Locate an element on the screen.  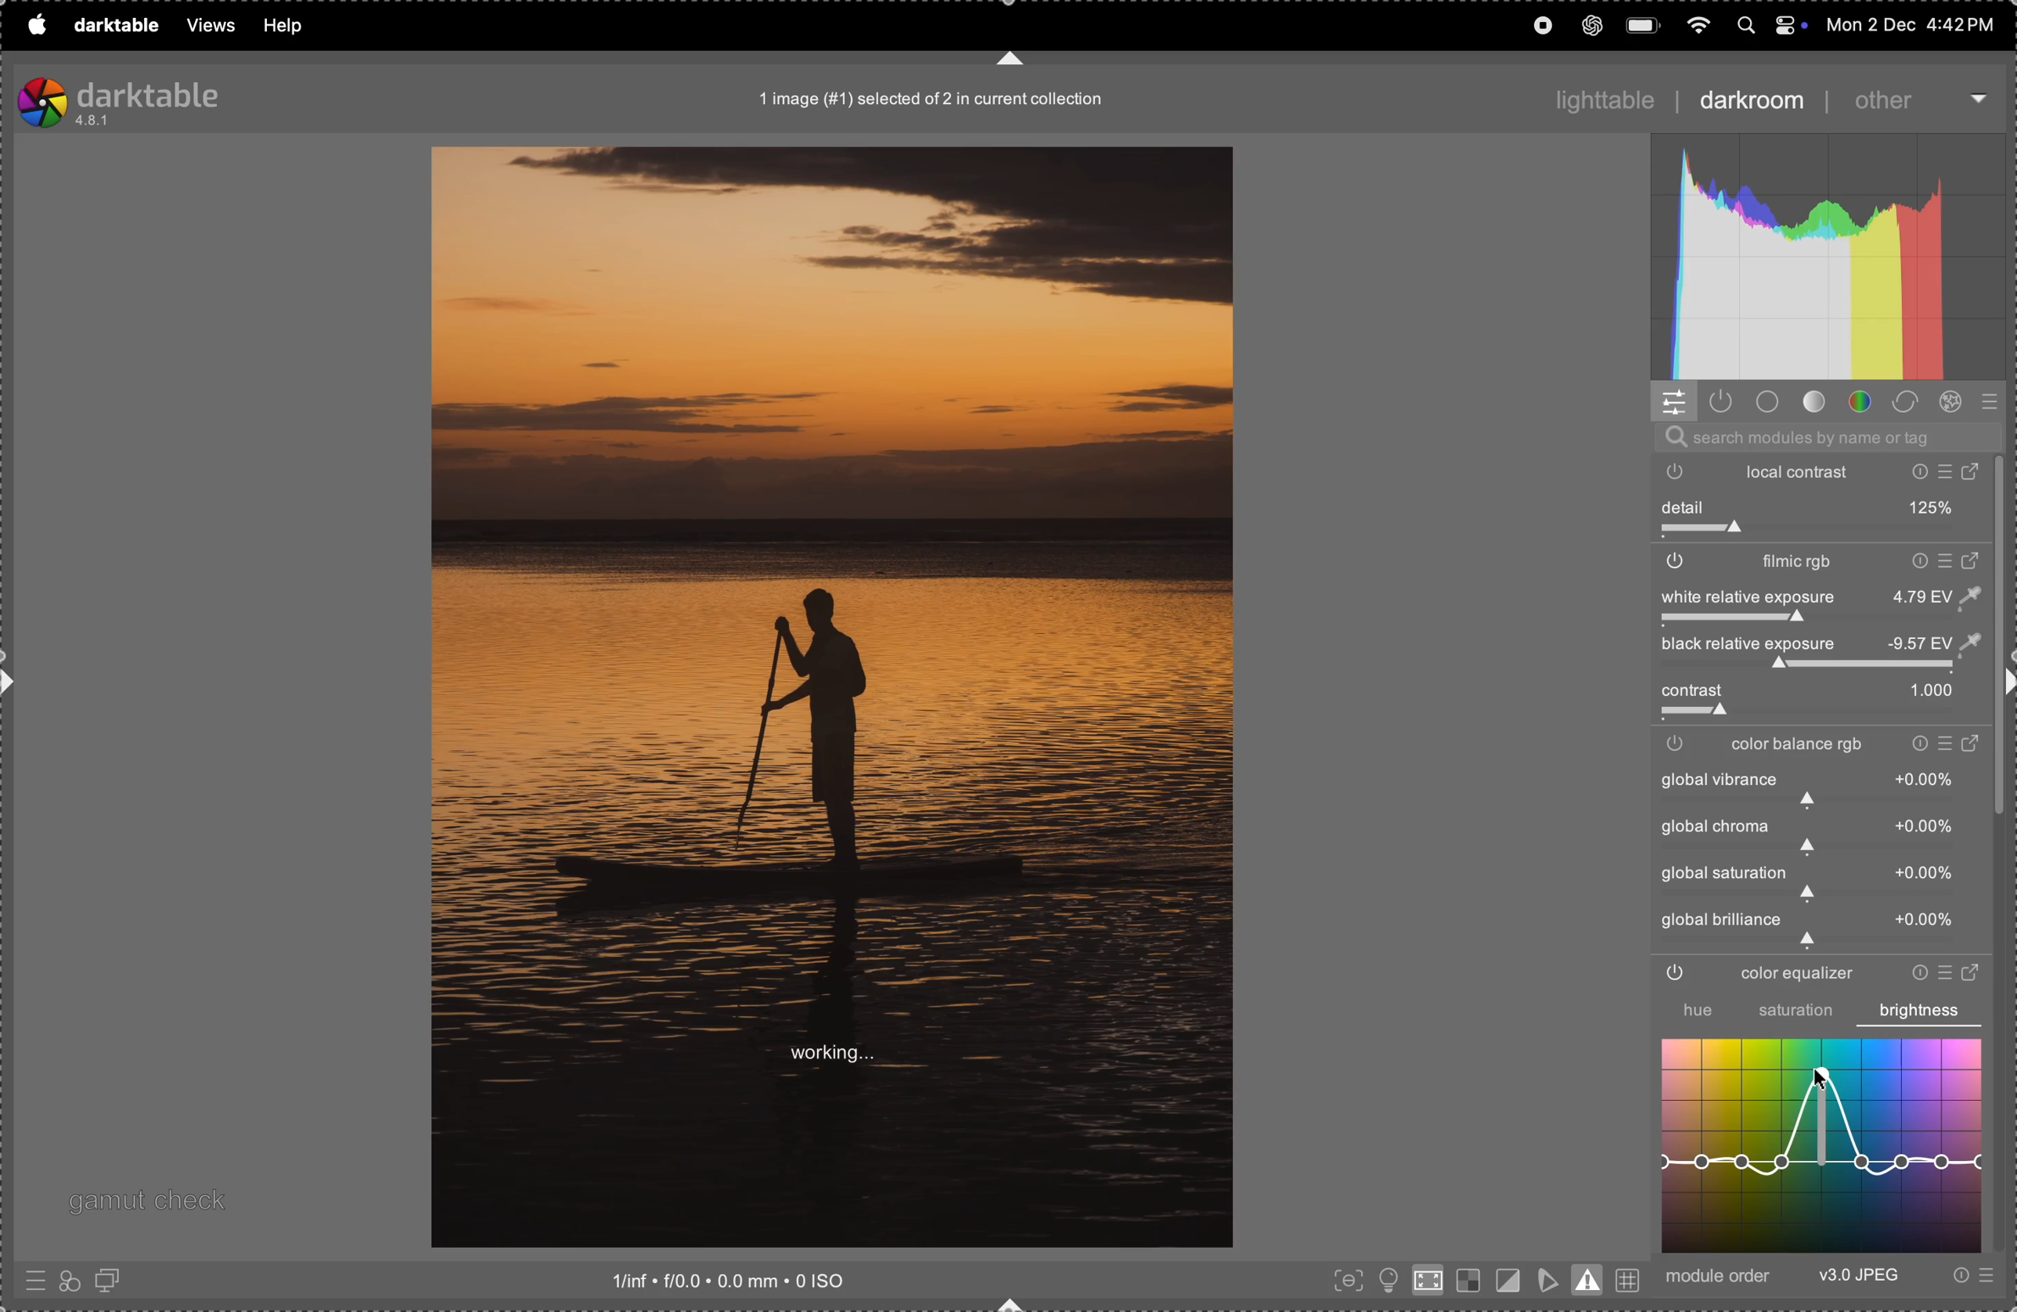
grid is located at coordinates (1629, 1277).